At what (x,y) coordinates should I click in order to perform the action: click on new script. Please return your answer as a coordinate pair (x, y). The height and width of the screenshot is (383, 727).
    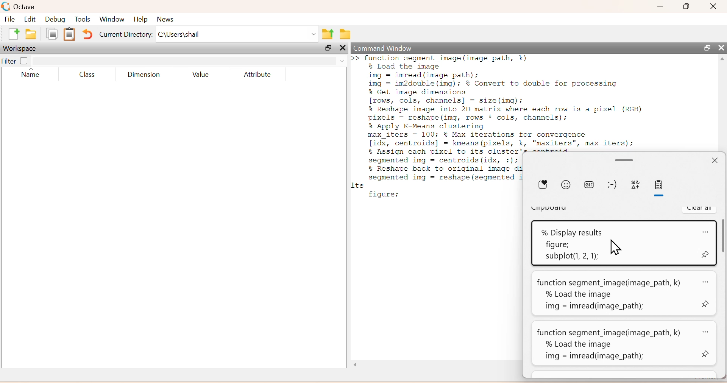
    Looking at the image, I should click on (15, 34).